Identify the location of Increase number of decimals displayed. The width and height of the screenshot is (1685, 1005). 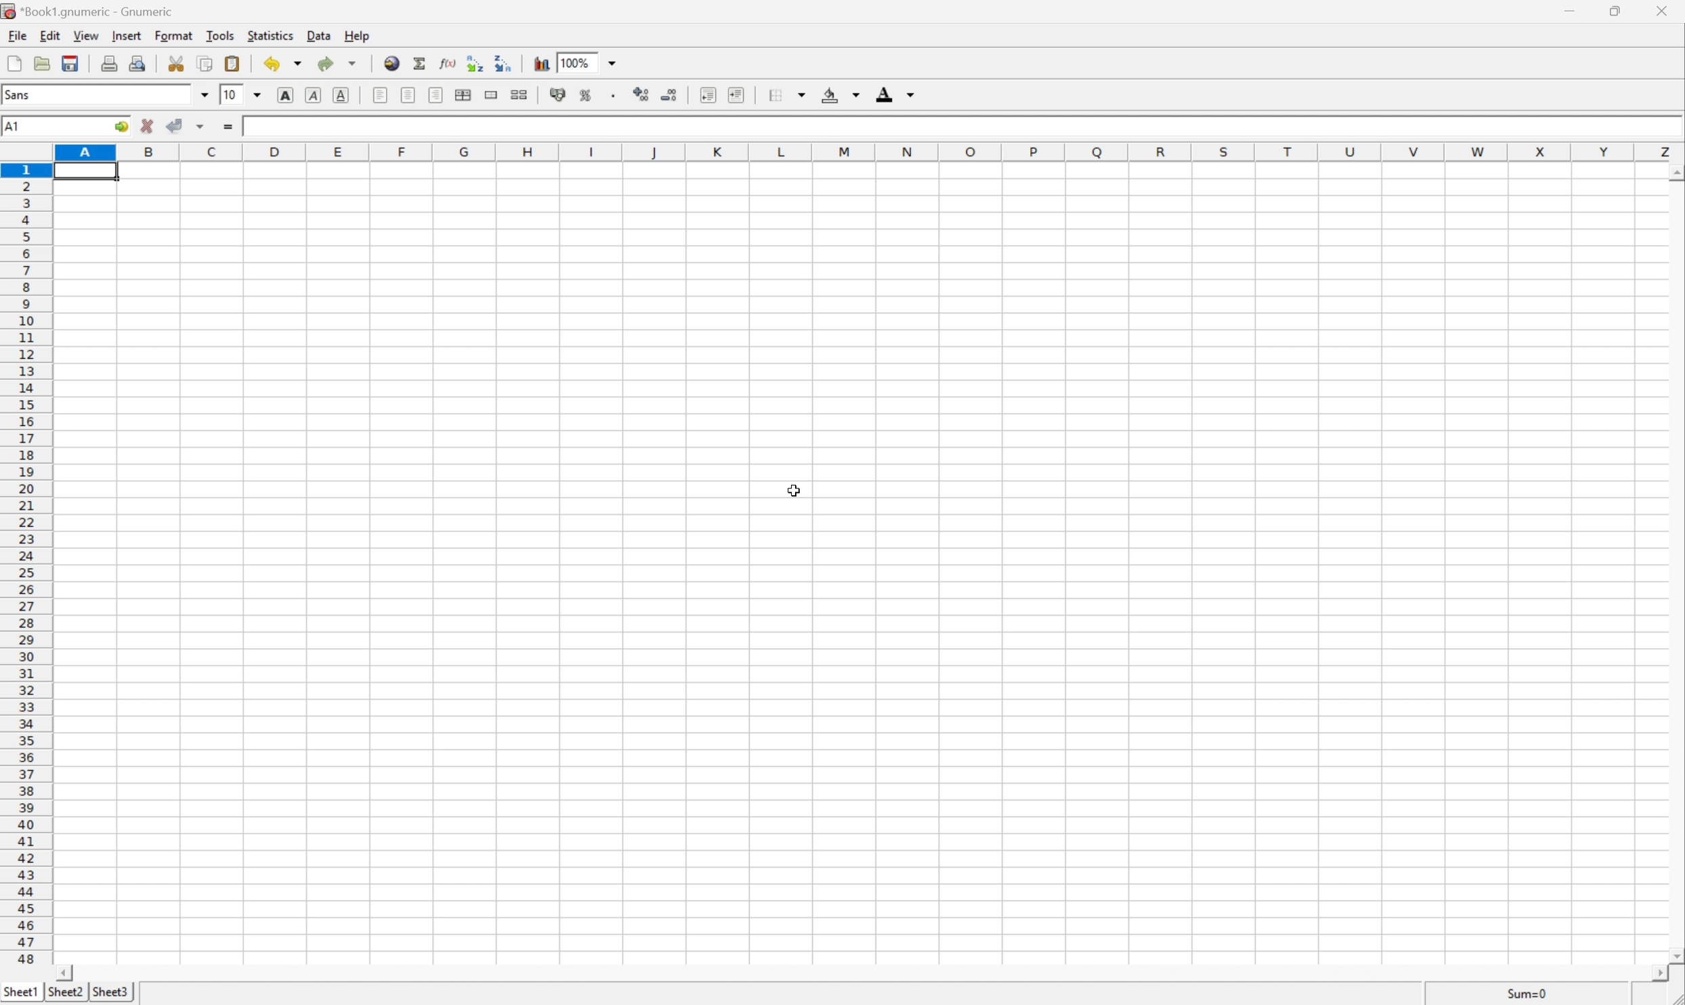
(643, 95).